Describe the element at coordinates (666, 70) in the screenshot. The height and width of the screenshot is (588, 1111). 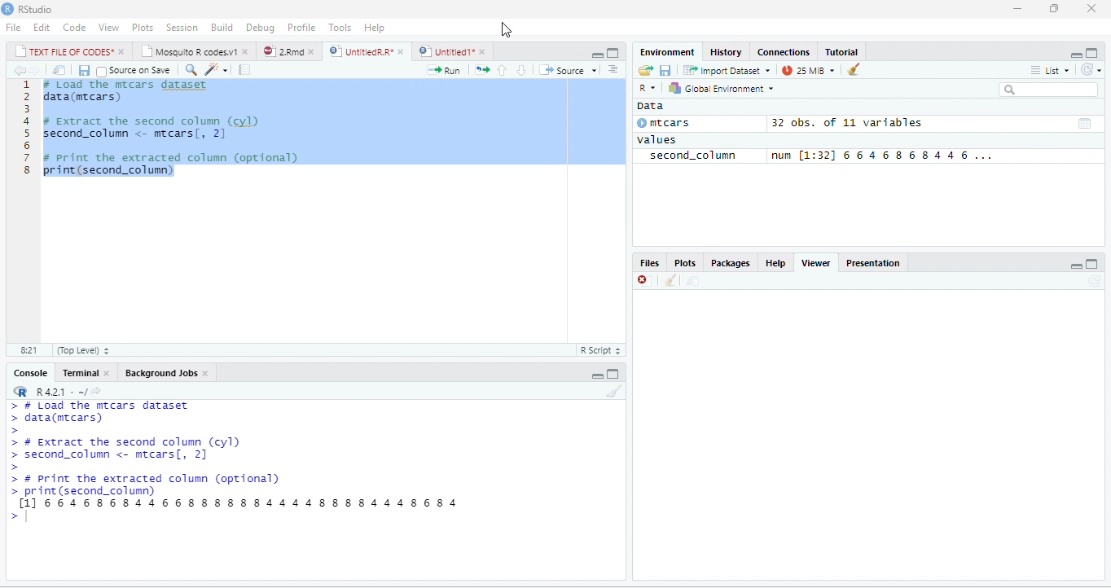
I see `save ` at that location.